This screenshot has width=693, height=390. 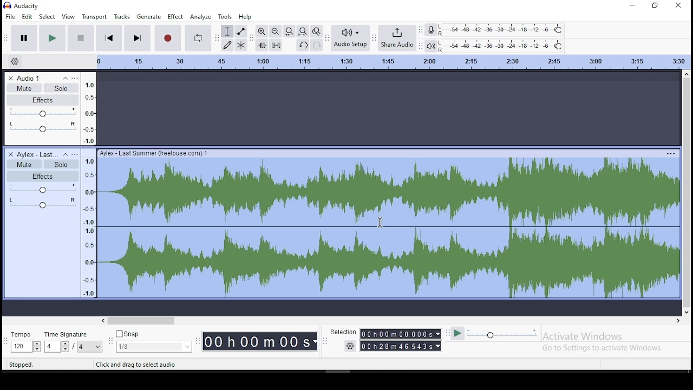 I want to click on audio track, so click(x=388, y=225).